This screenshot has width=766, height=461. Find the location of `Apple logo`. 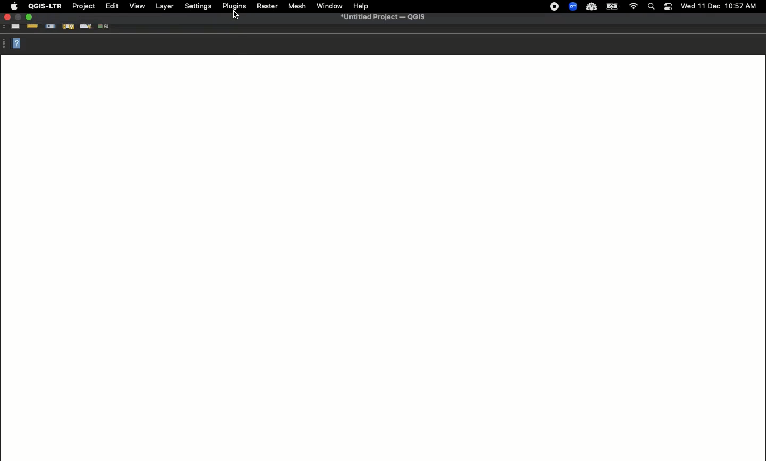

Apple logo is located at coordinates (14, 7).